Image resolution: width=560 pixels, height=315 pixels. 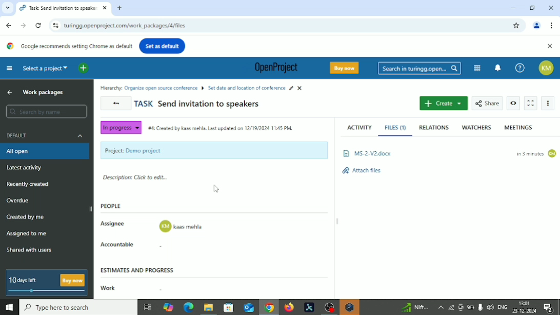 What do you see at coordinates (512, 8) in the screenshot?
I see `Minimize` at bounding box center [512, 8].